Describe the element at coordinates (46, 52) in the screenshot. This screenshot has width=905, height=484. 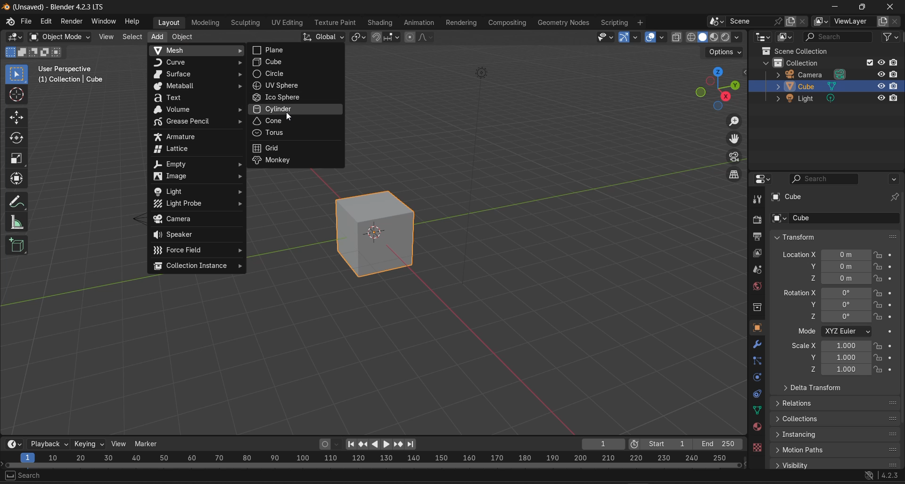
I see `mode: invert existing selection` at that location.